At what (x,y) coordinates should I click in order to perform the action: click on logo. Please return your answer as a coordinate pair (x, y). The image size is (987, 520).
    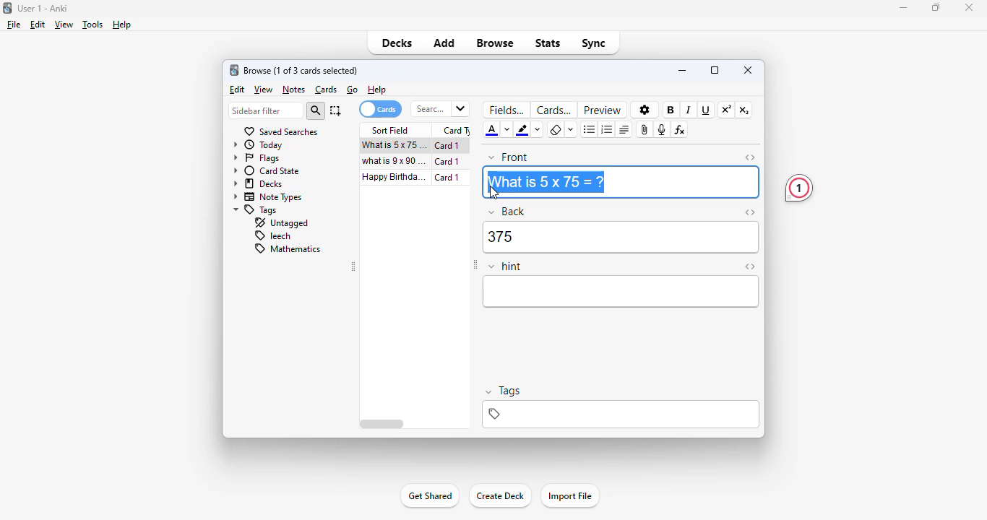
    Looking at the image, I should click on (7, 8).